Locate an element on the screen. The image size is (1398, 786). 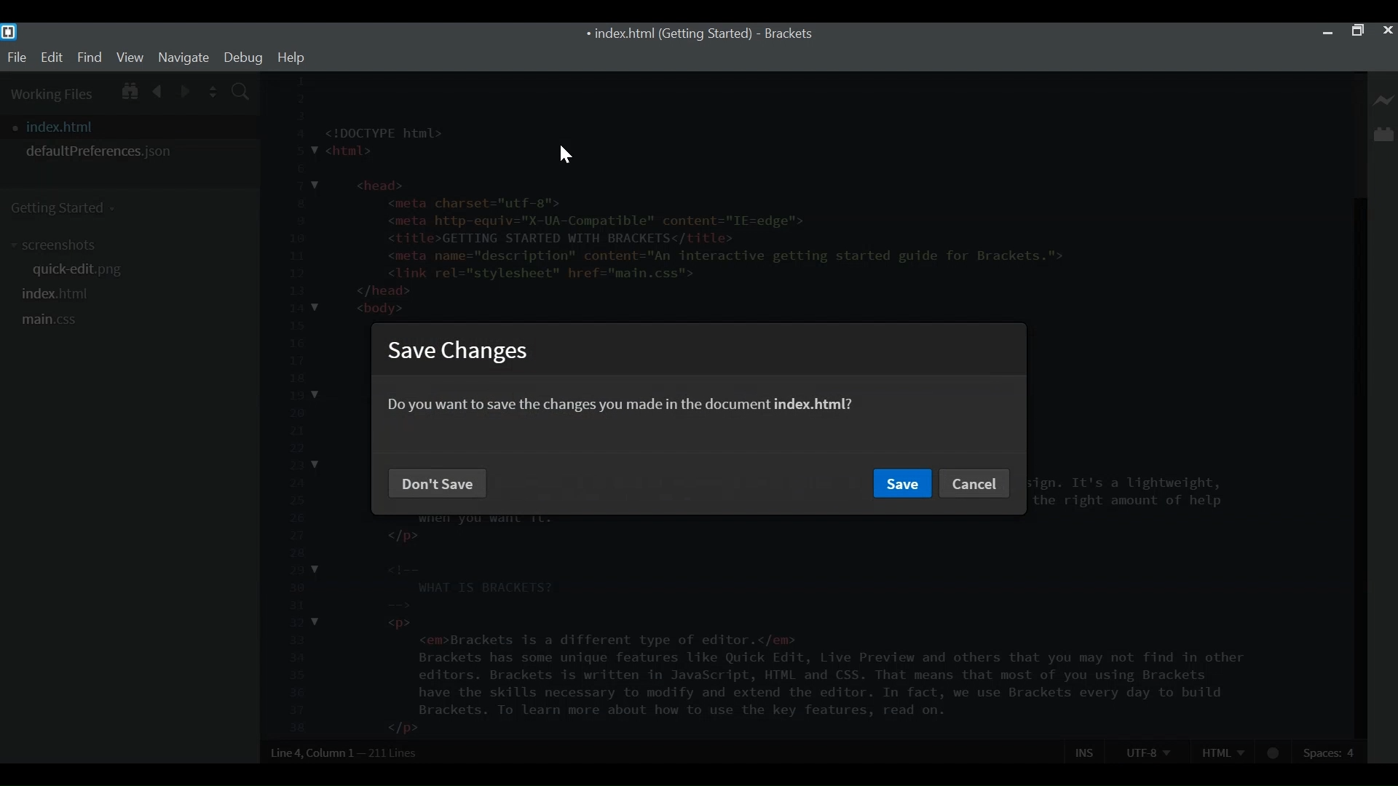
line number is located at coordinates (294, 405).